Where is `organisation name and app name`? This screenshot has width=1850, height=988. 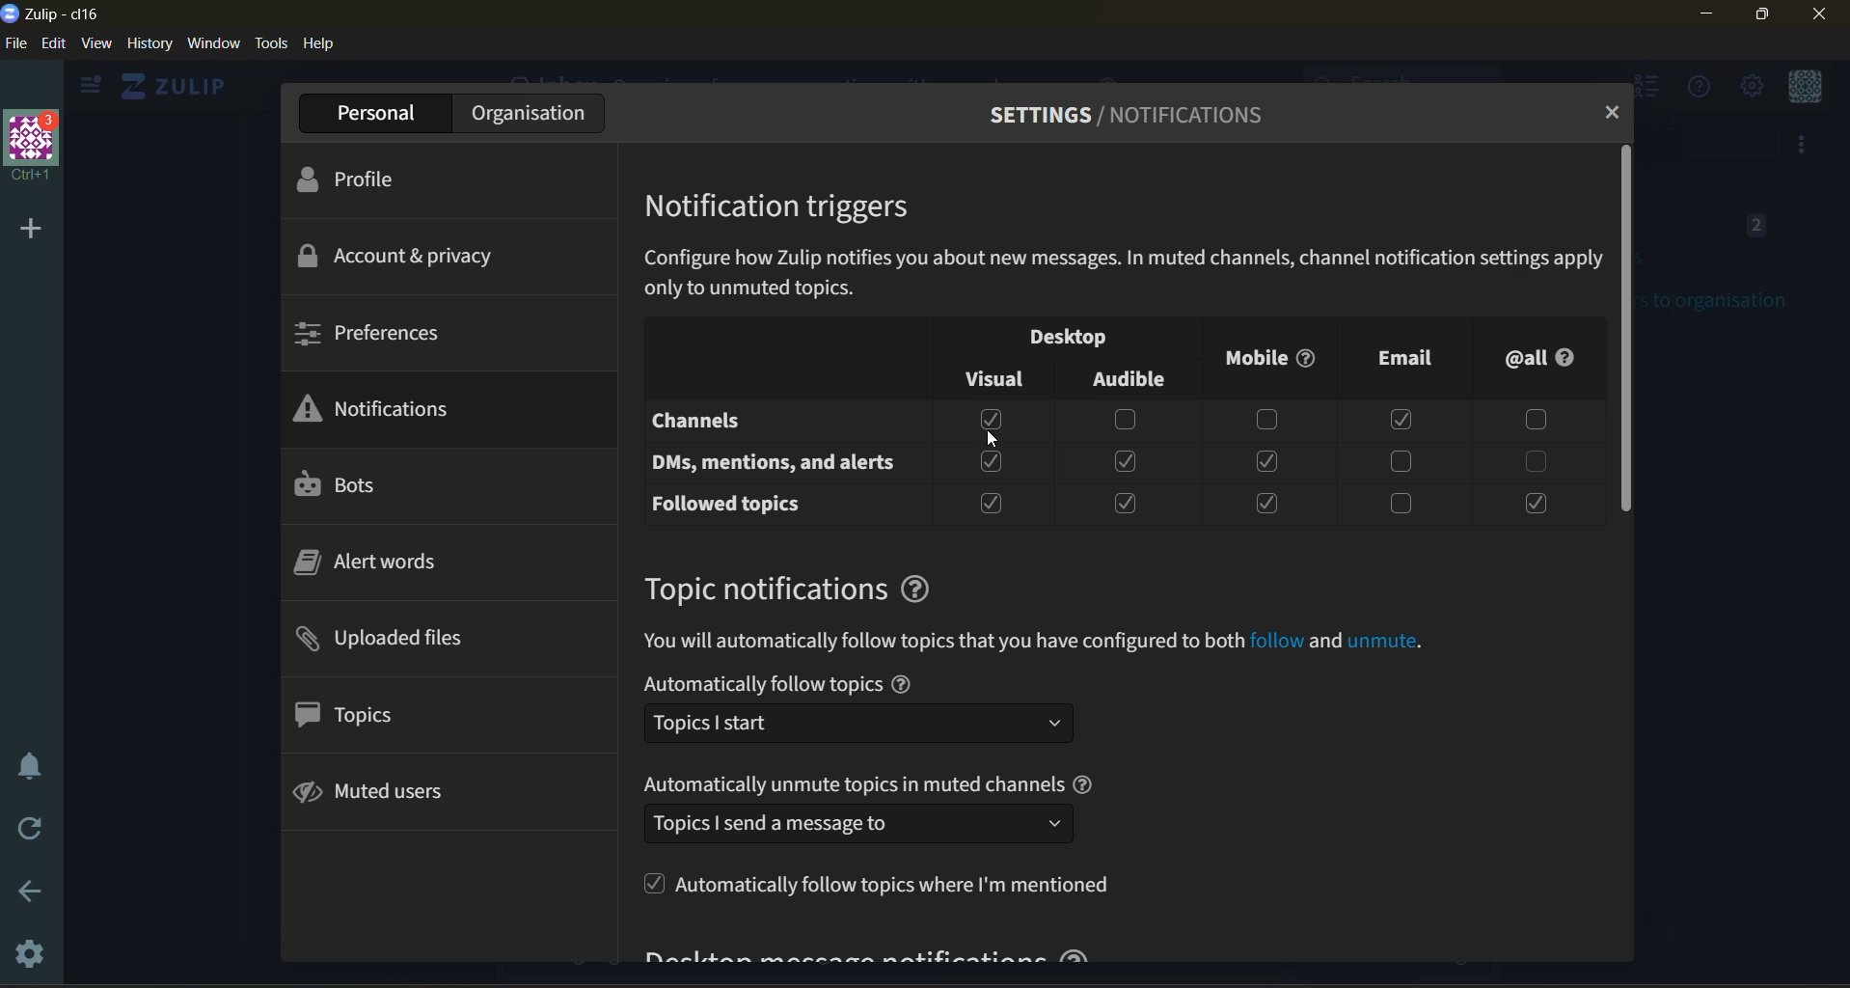
organisation name and app name is located at coordinates (52, 12).